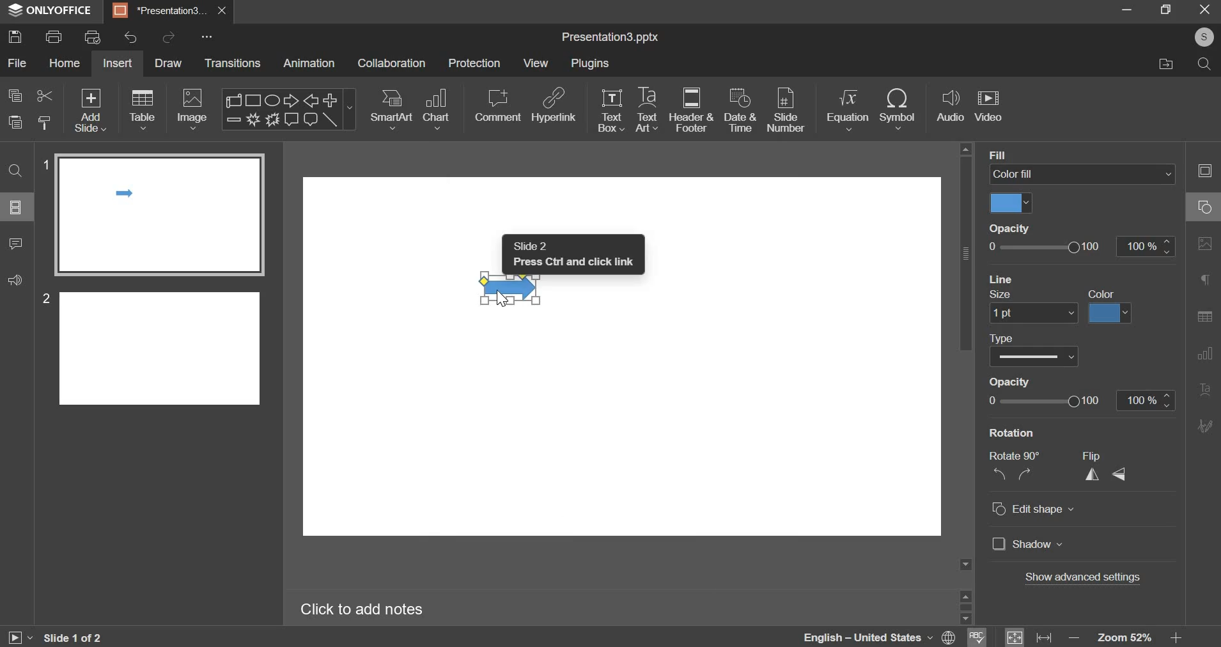 The height and width of the screenshot is (647, 1221). Describe the element at coordinates (331, 120) in the screenshot. I see `line` at that location.